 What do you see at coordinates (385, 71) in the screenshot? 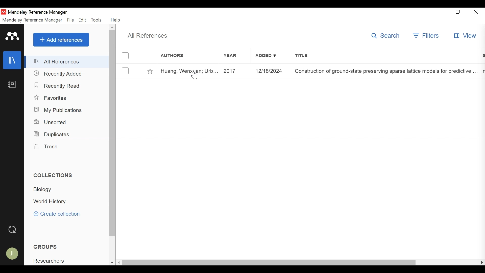
I see `Construction of ground-state preserving sparse lattice models for predictive ...` at bounding box center [385, 71].